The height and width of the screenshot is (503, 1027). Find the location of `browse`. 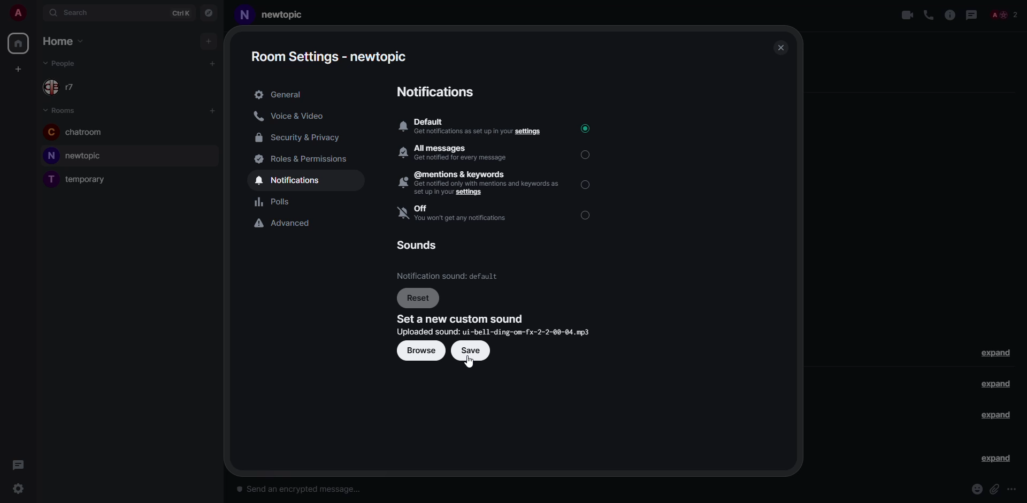

browse is located at coordinates (419, 350).